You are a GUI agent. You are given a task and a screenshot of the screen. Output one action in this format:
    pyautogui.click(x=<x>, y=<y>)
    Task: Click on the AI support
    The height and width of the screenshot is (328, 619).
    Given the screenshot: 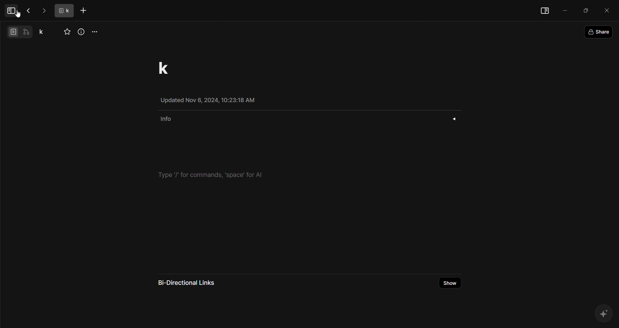 What is the action you would take?
    pyautogui.click(x=604, y=314)
    